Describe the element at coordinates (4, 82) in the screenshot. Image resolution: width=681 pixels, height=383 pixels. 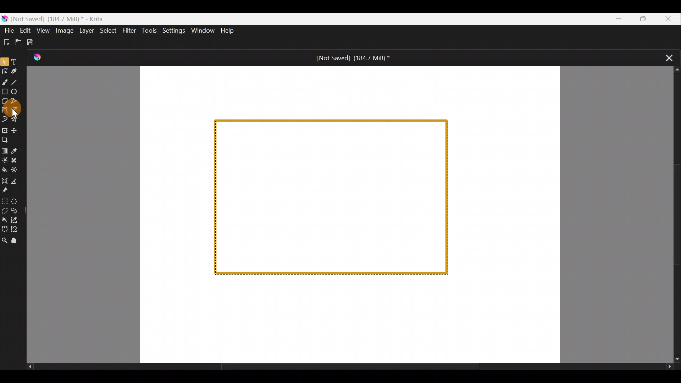
I see `Freehand brush tool` at that location.